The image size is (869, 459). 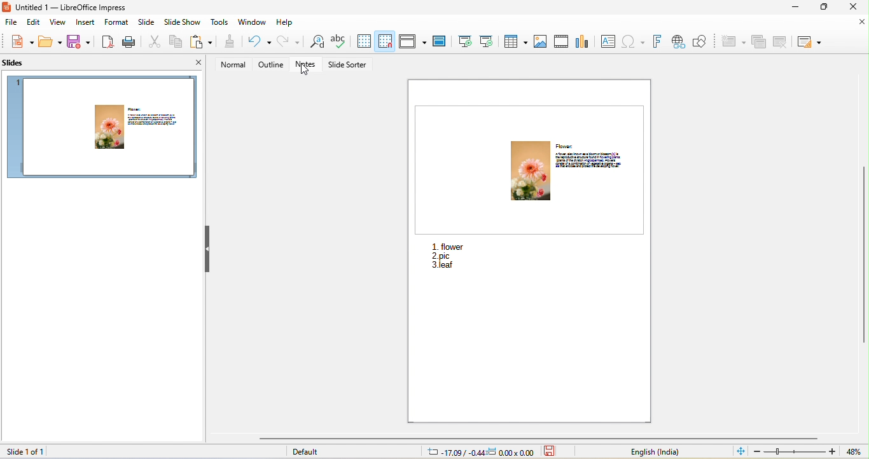 I want to click on -17.09/-0.44, so click(x=453, y=452).